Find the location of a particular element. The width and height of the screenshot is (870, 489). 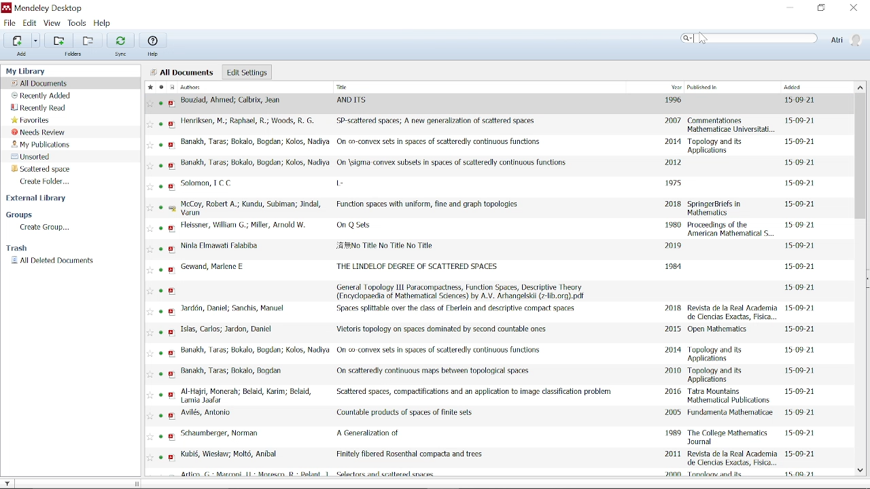

recently added is located at coordinates (42, 96).